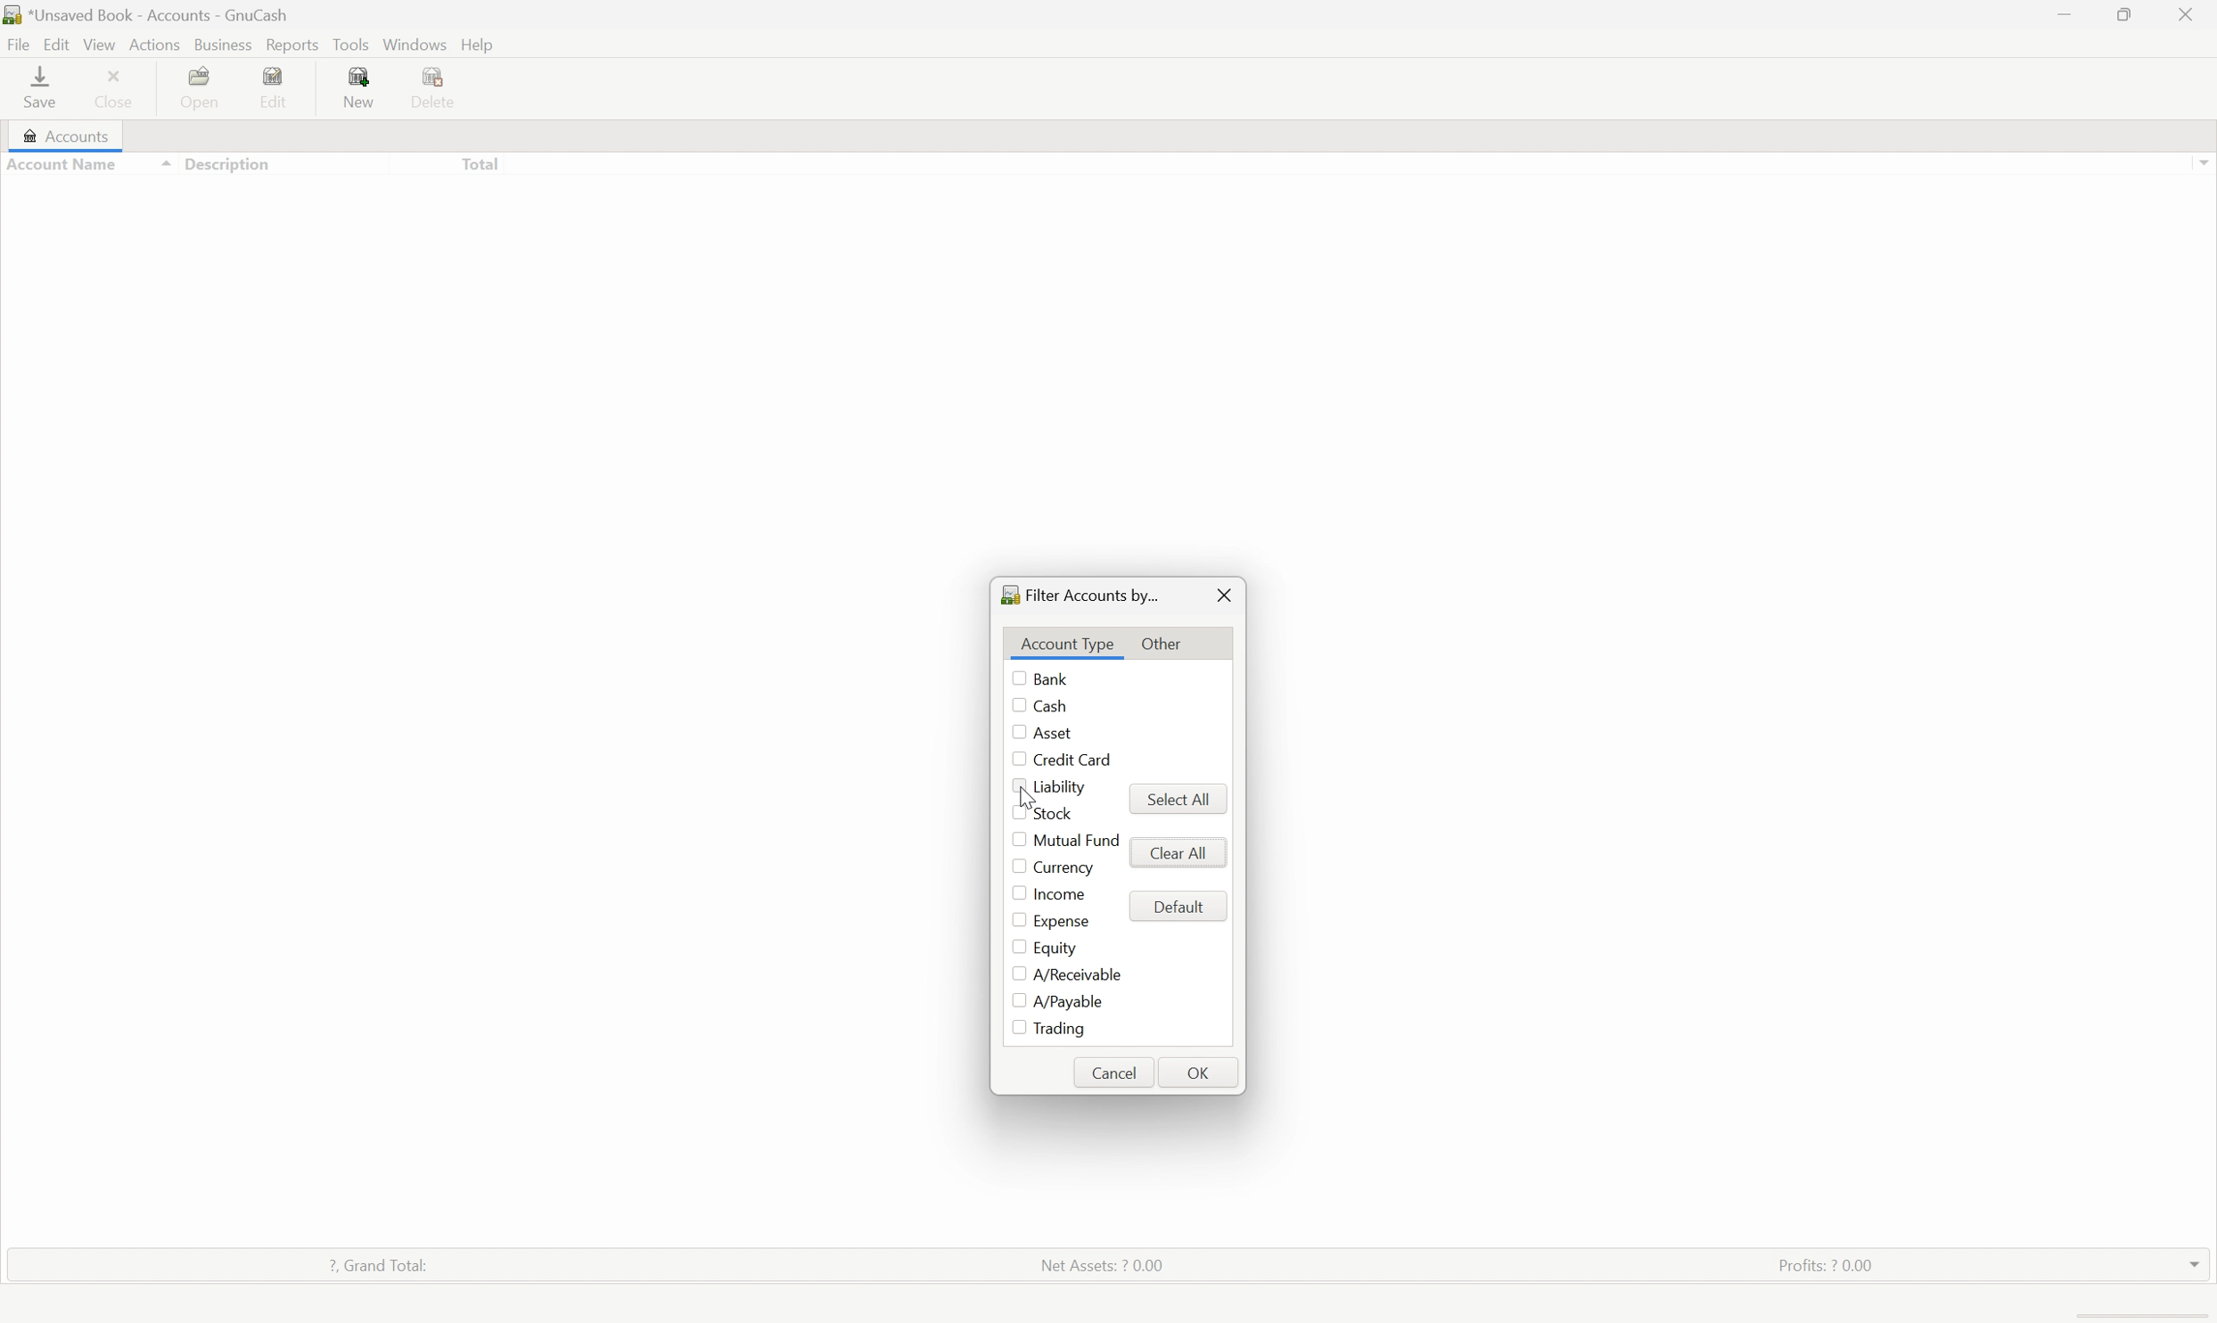  What do you see at coordinates (363, 85) in the screenshot?
I see `New` at bounding box center [363, 85].